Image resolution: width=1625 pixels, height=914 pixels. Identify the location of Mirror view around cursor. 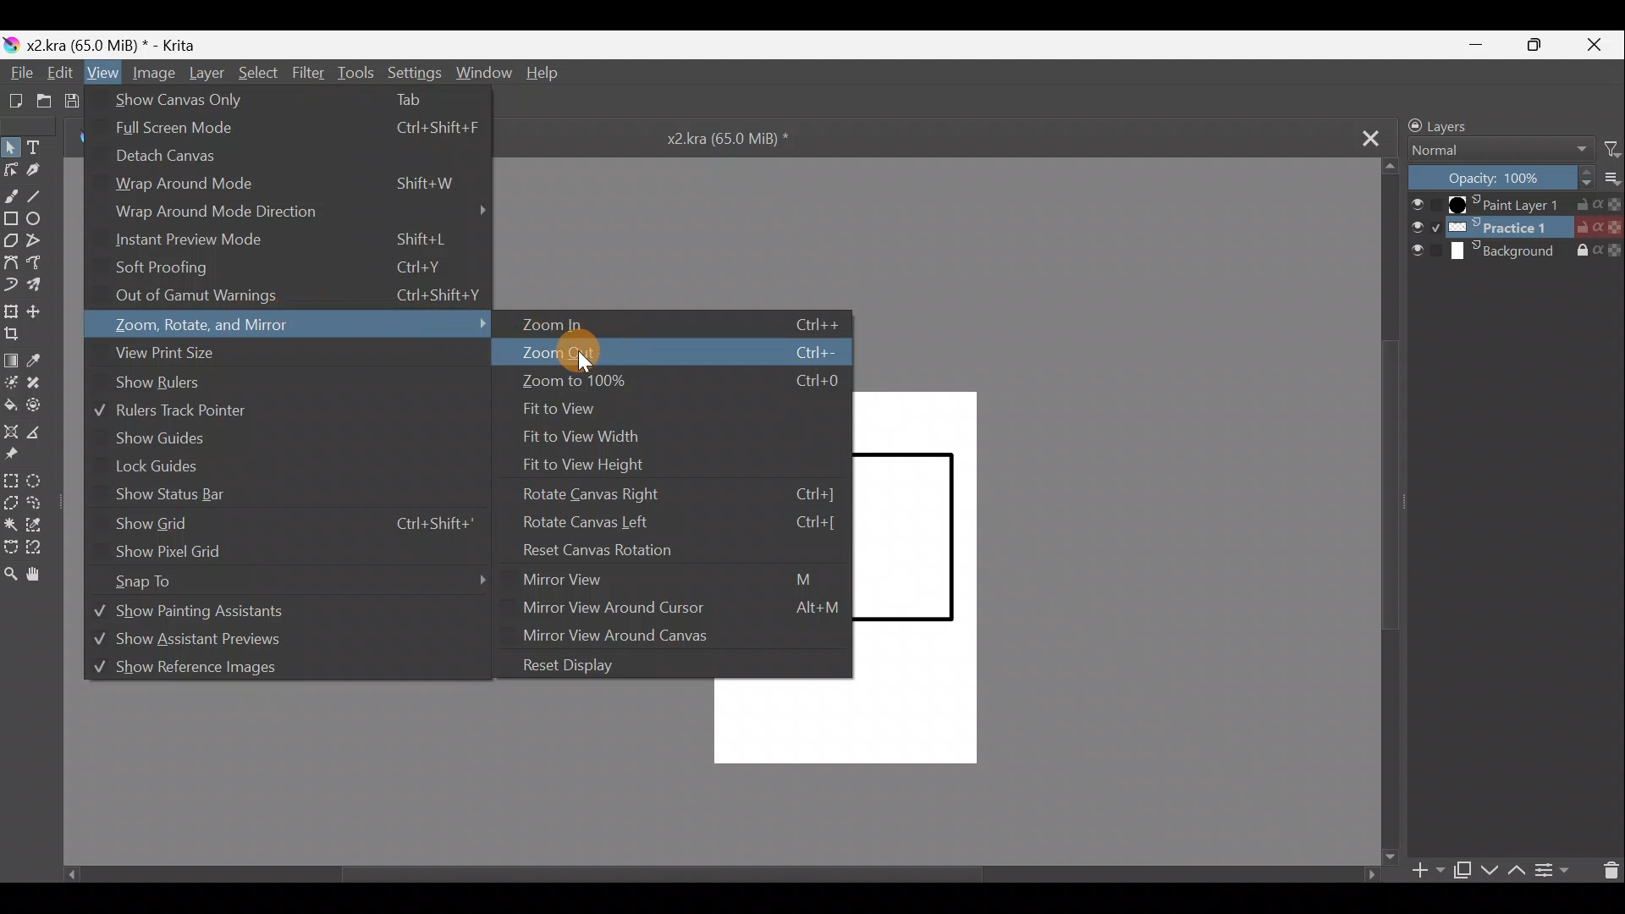
(681, 608).